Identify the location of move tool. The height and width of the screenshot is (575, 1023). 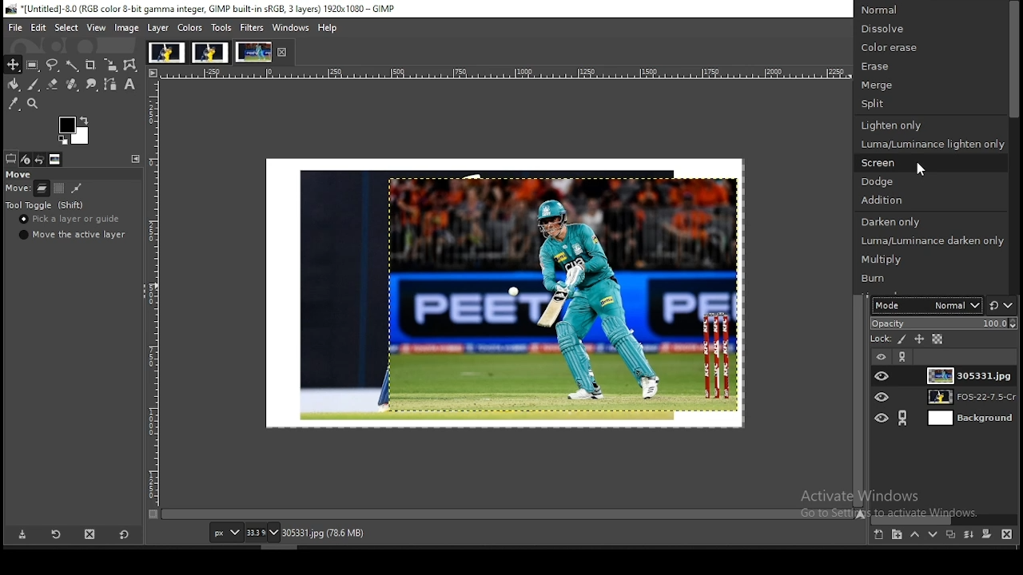
(14, 65).